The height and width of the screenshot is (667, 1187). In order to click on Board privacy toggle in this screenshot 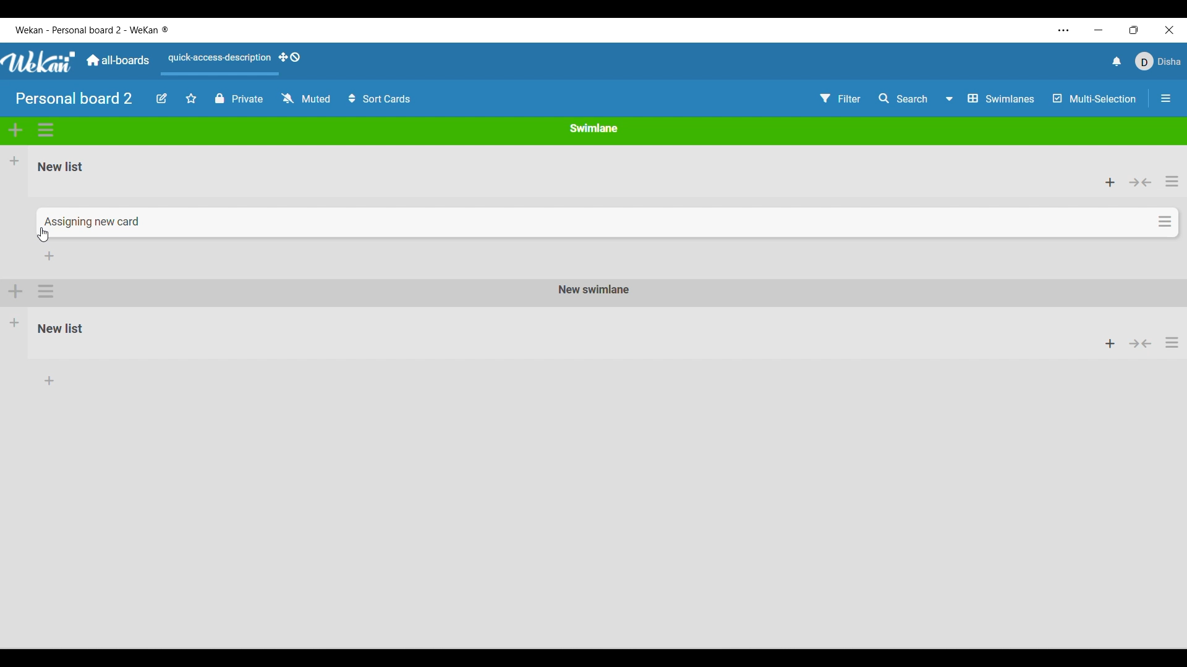, I will do `click(240, 98)`.